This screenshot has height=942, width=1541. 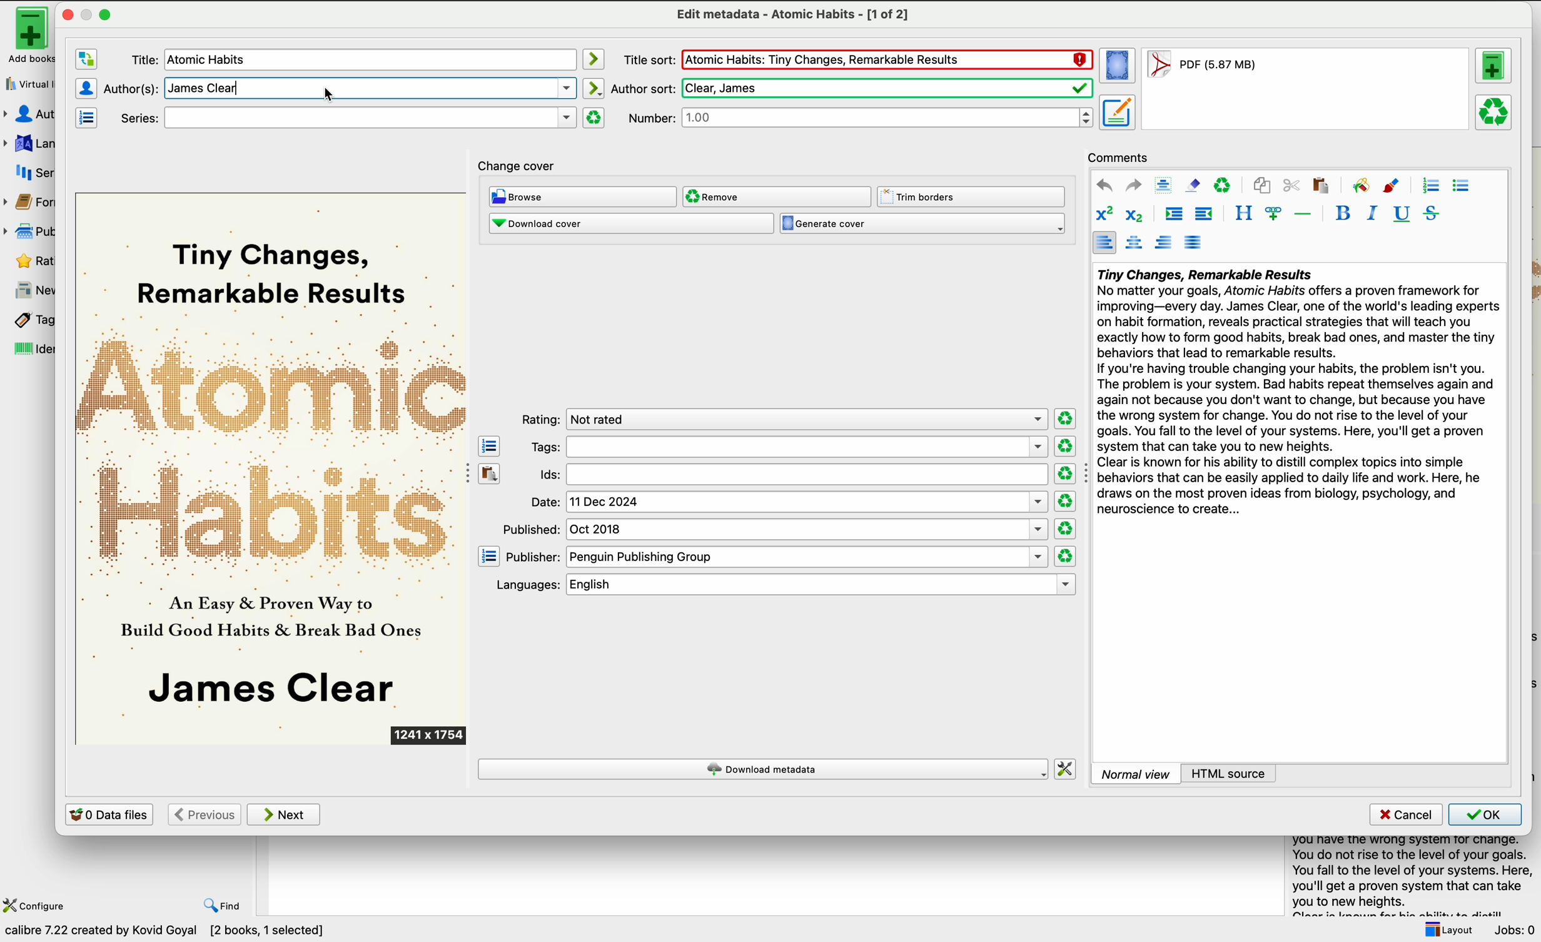 What do you see at coordinates (1066, 502) in the screenshot?
I see `clear rating` at bounding box center [1066, 502].